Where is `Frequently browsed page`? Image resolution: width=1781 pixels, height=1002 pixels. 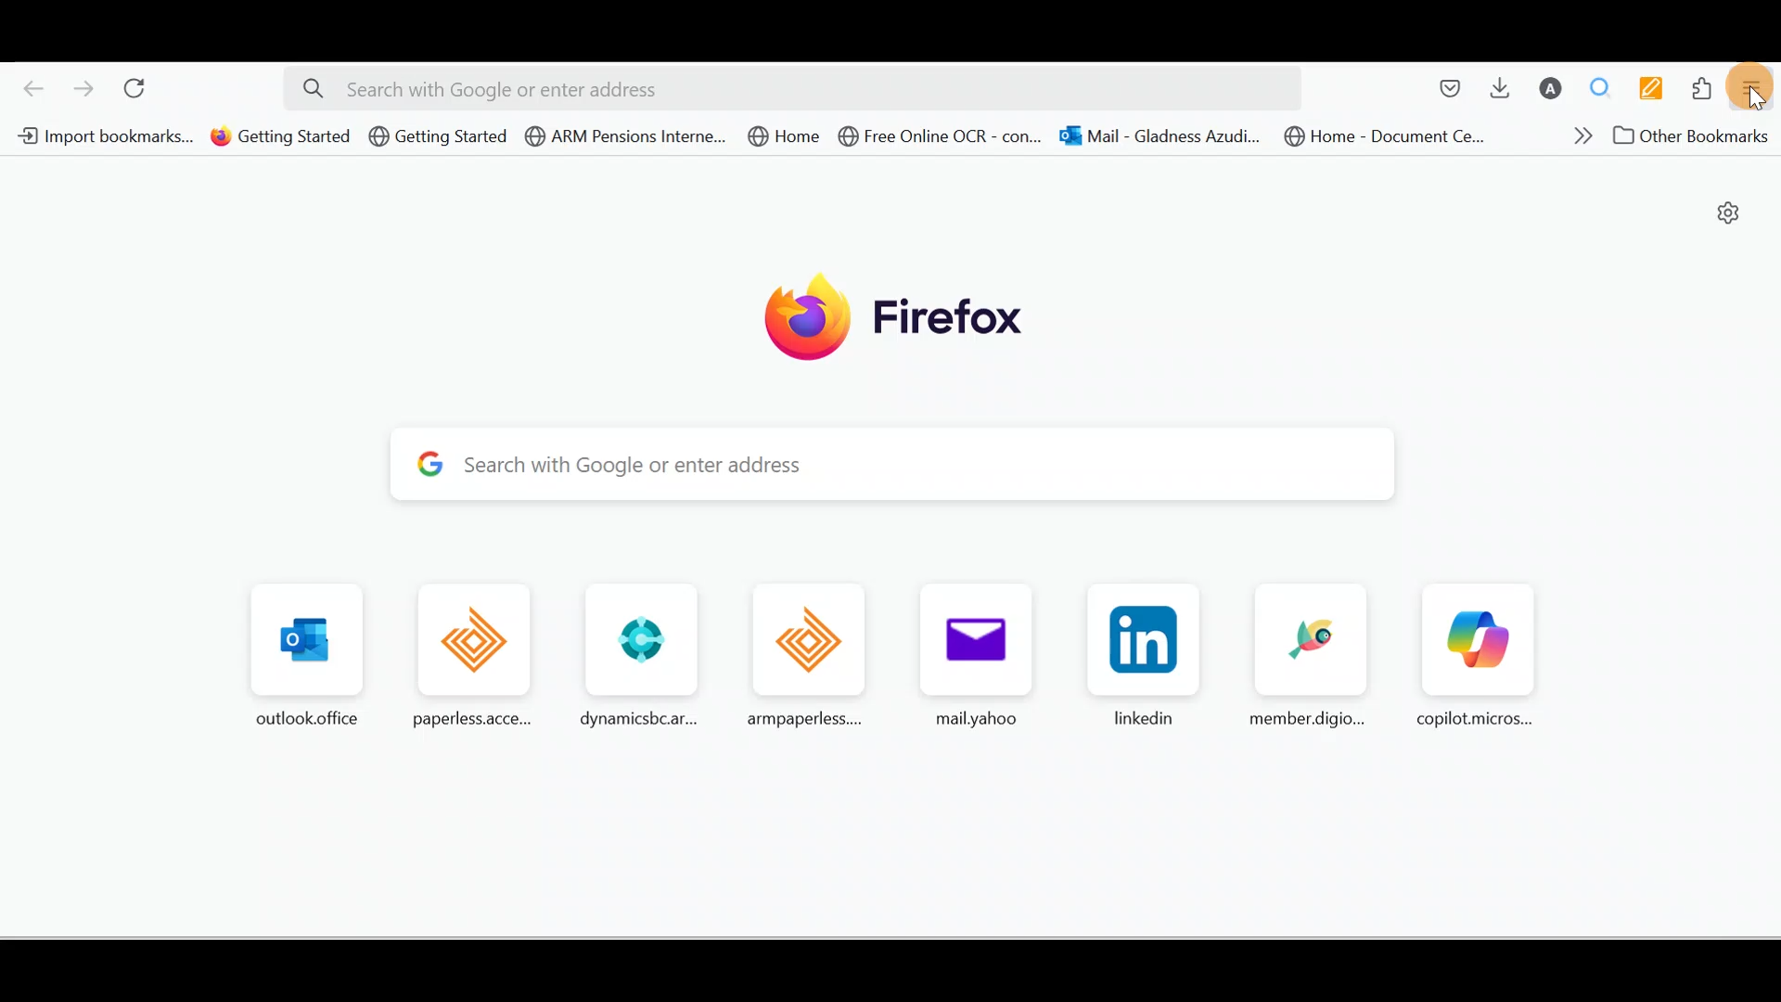 Frequently browsed page is located at coordinates (1474, 658).